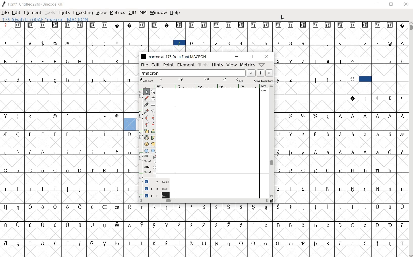 The height and width of the screenshot is (257, 413). What do you see at coordinates (130, 61) in the screenshot?
I see `L` at bounding box center [130, 61].